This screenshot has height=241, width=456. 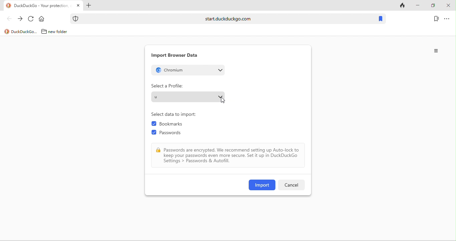 What do you see at coordinates (174, 125) in the screenshot?
I see `bookmarks` at bounding box center [174, 125].